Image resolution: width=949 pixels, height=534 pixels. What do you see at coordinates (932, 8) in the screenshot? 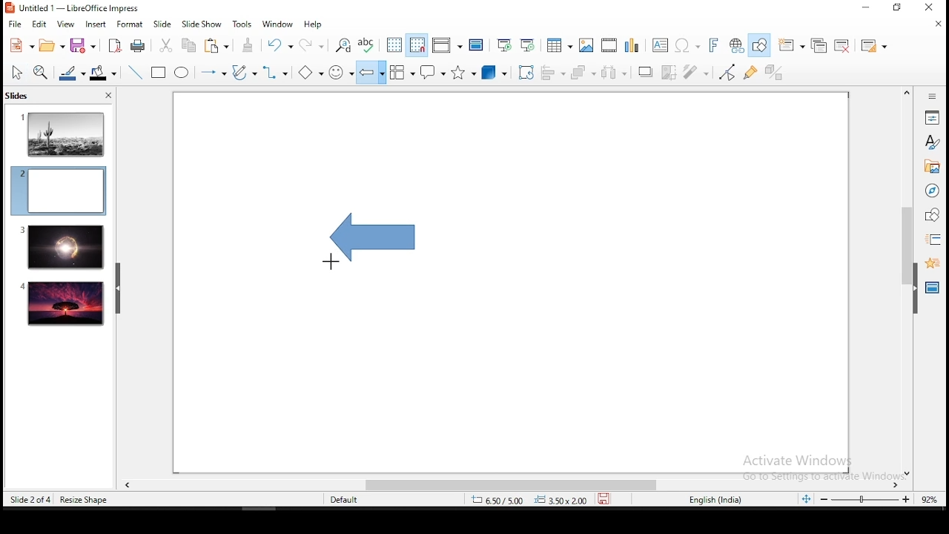
I see `close window` at bounding box center [932, 8].